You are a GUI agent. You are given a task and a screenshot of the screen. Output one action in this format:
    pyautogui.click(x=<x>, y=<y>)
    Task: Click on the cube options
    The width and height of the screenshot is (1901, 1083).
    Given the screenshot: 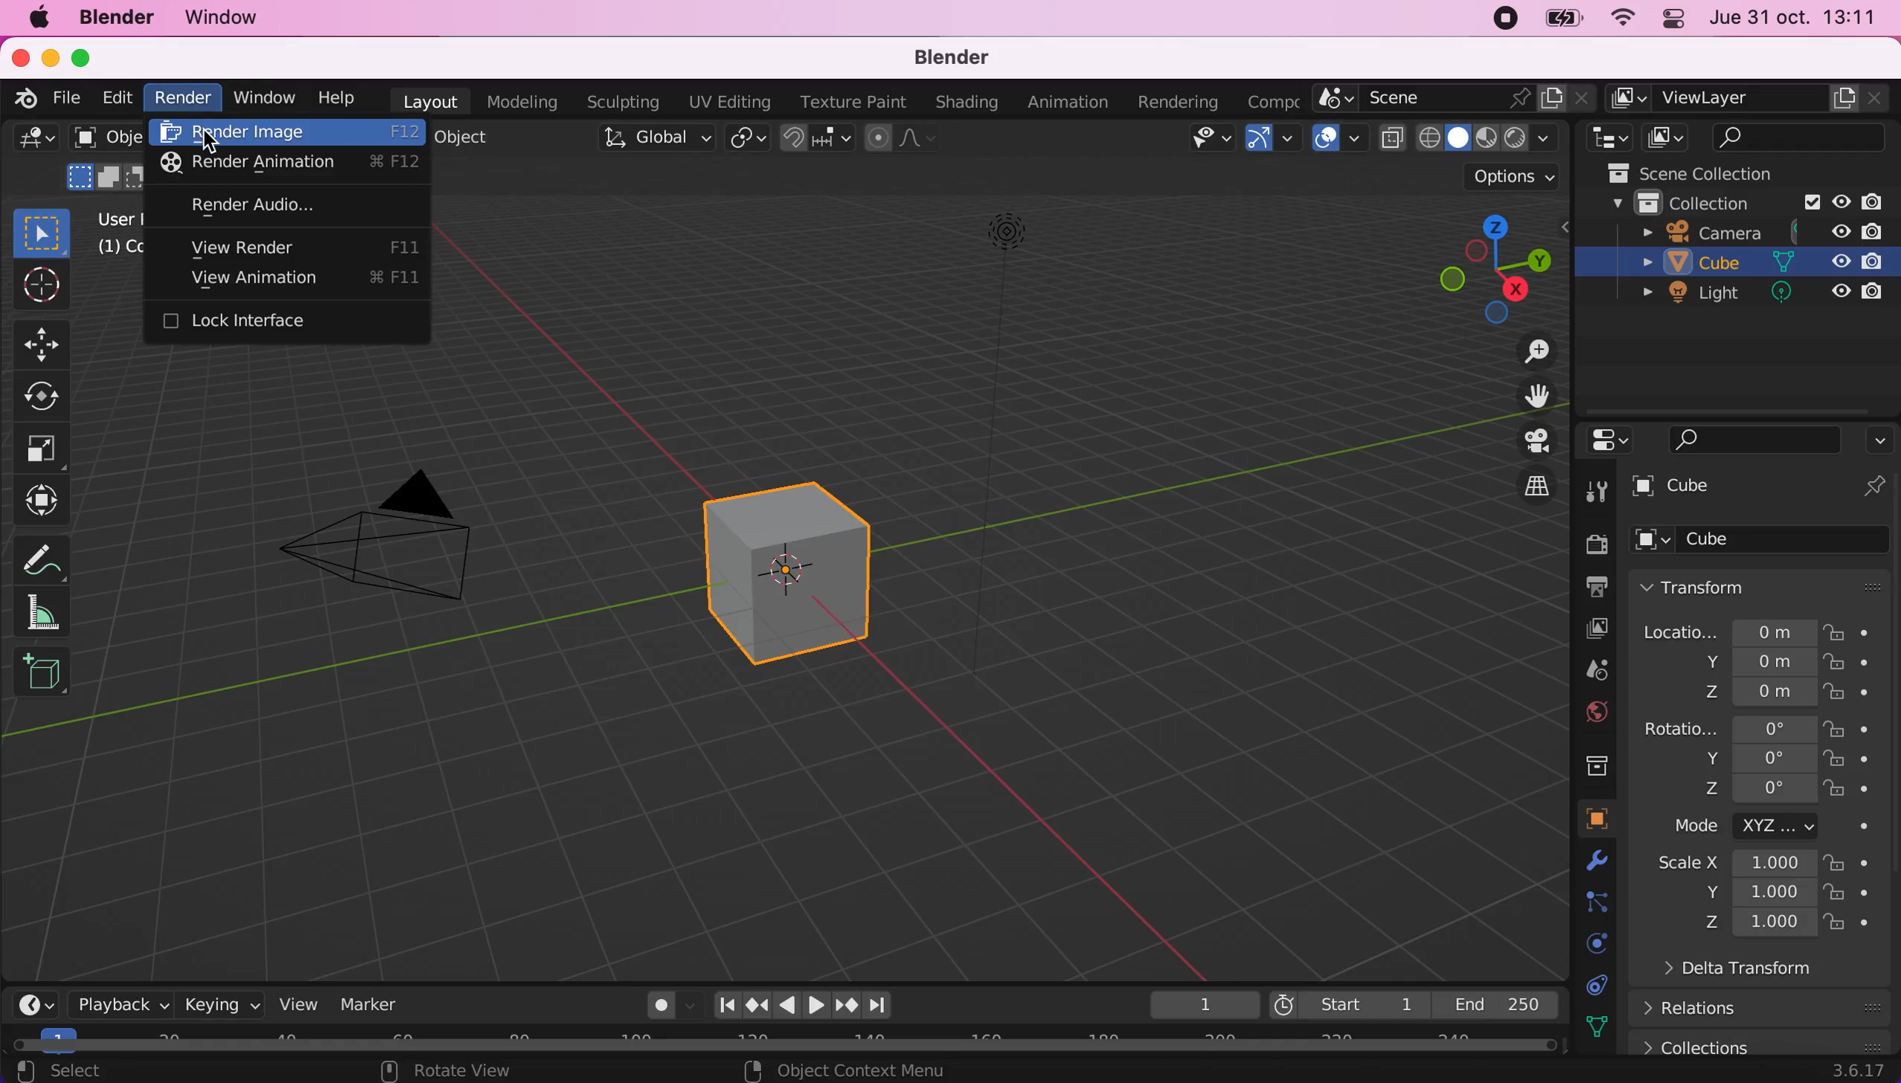 What is the action you would take?
    pyautogui.click(x=1768, y=540)
    